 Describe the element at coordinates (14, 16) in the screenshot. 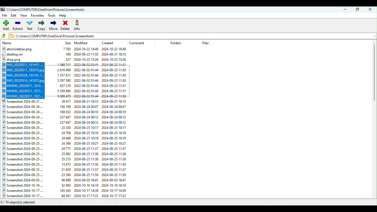

I see `Edit` at that location.